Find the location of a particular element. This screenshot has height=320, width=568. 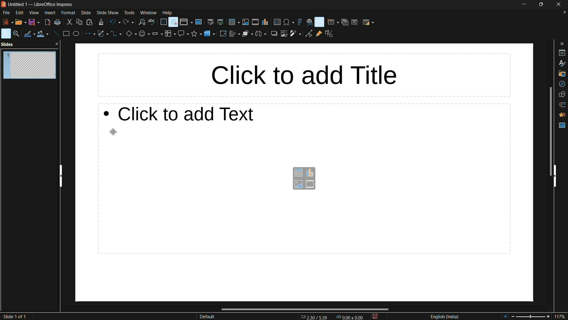

scroll bar is located at coordinates (551, 132).